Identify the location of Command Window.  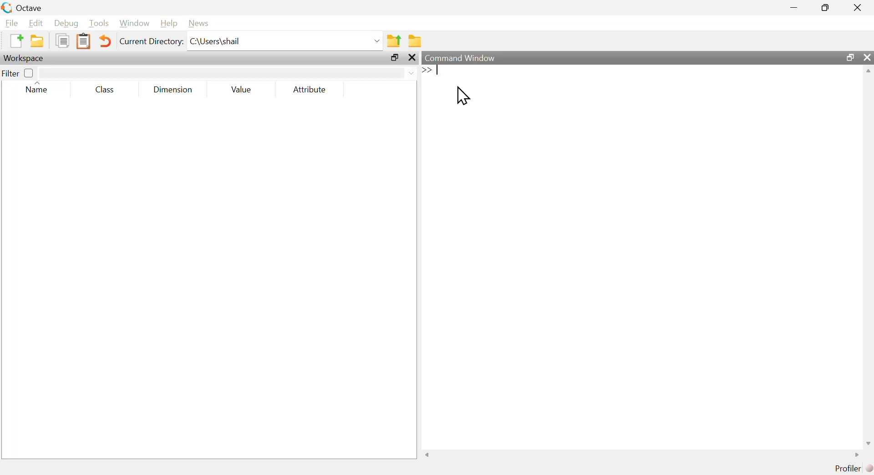
(462, 57).